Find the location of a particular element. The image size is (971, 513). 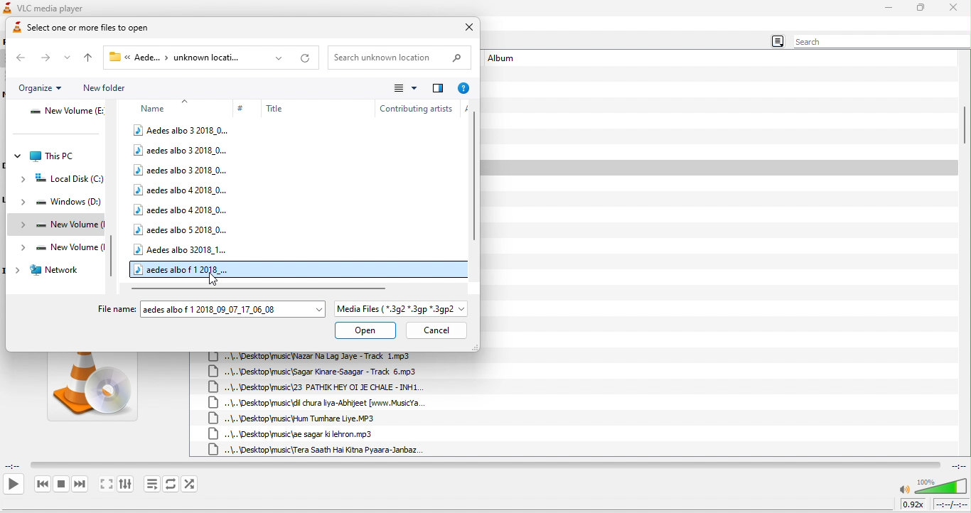

show extended settings is located at coordinates (125, 485).